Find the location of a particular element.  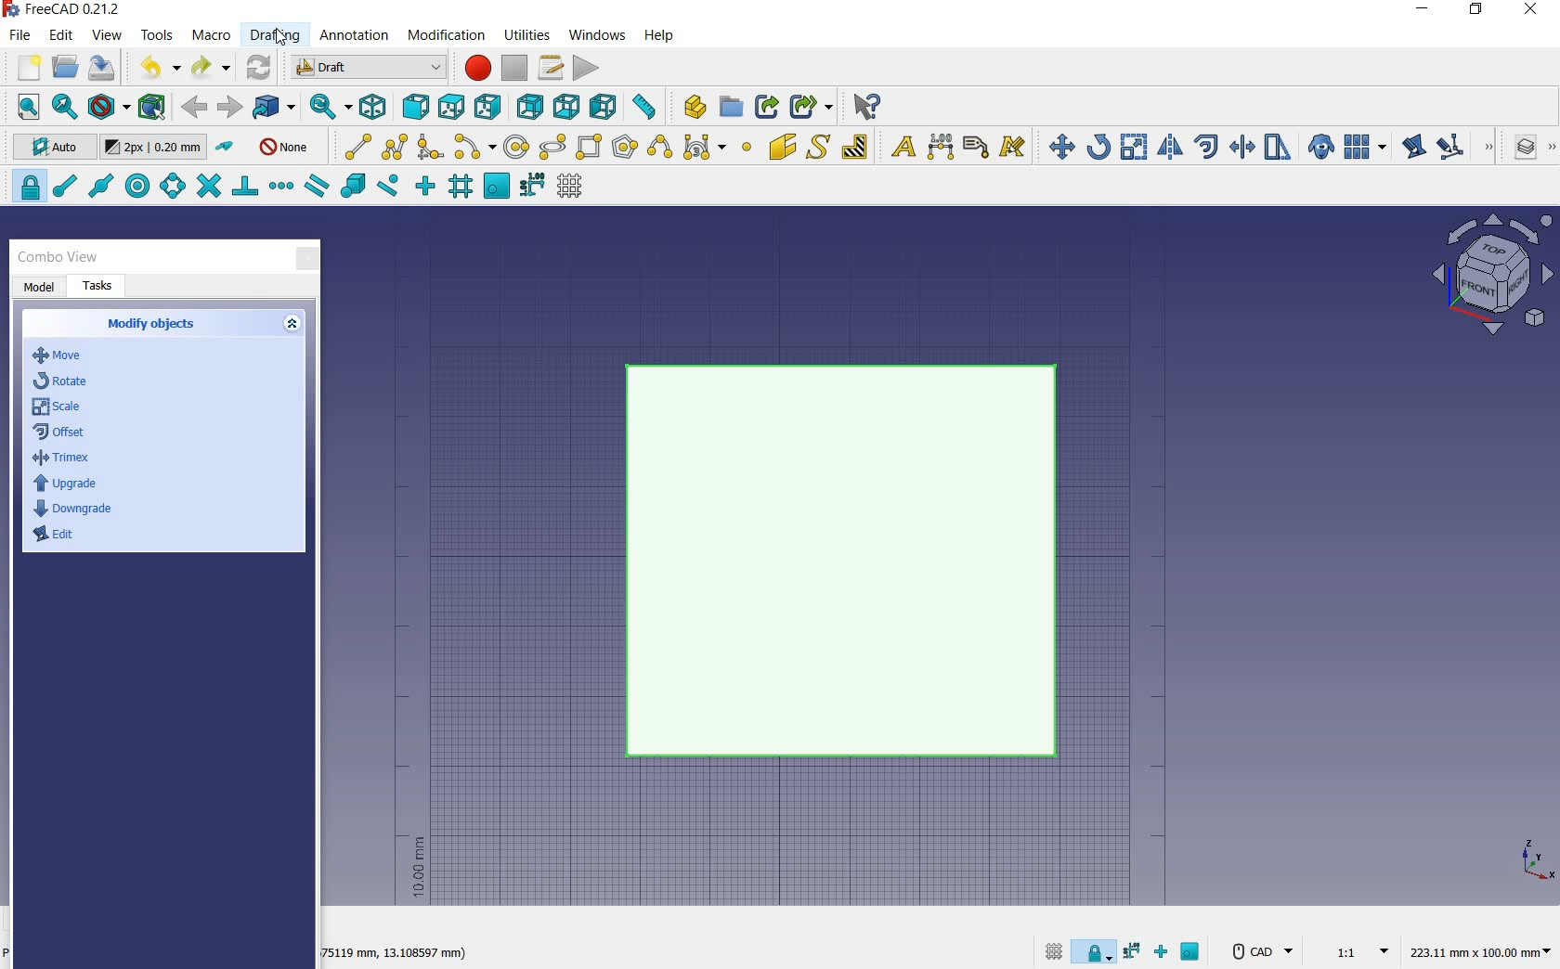

snap lock is located at coordinates (1096, 948).